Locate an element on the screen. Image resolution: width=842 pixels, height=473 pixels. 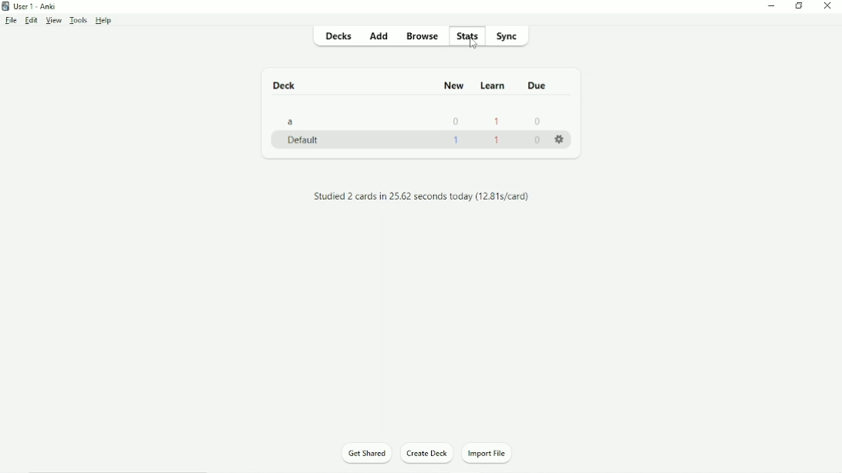
1 is located at coordinates (453, 139).